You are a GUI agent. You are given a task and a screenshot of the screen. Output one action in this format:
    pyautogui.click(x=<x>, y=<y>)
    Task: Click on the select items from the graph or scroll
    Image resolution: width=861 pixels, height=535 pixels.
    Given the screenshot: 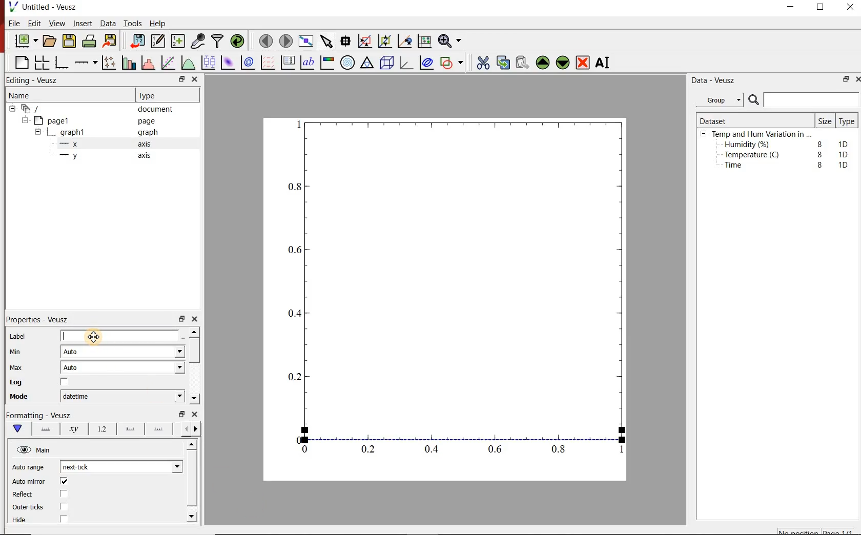 What is the action you would take?
    pyautogui.click(x=327, y=43)
    